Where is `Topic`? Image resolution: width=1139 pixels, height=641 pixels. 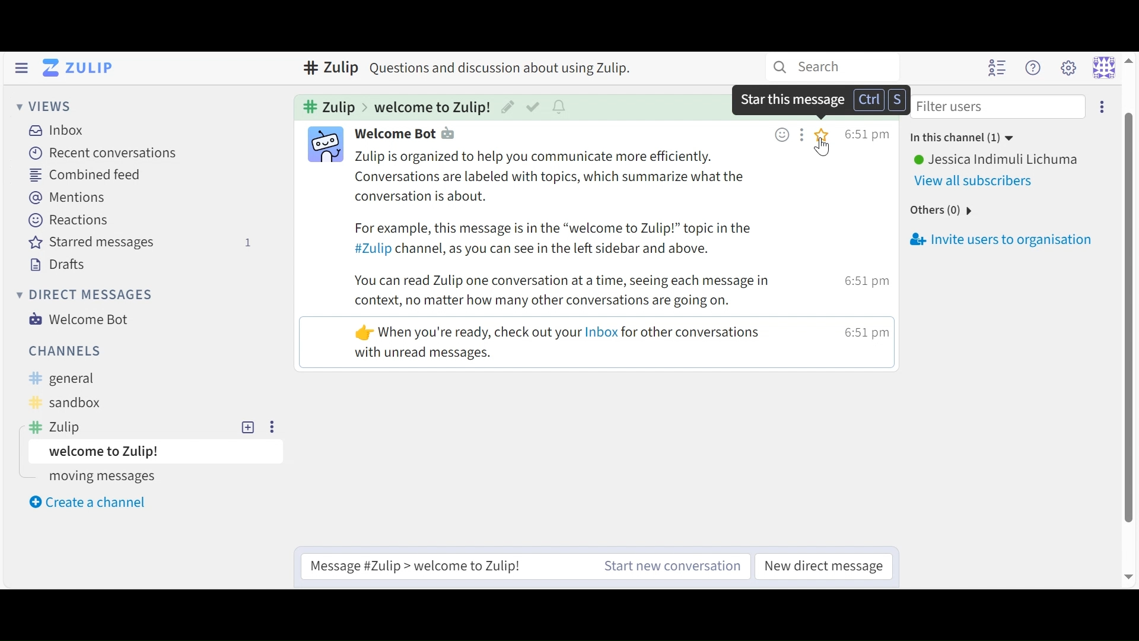
Topic is located at coordinates (432, 106).